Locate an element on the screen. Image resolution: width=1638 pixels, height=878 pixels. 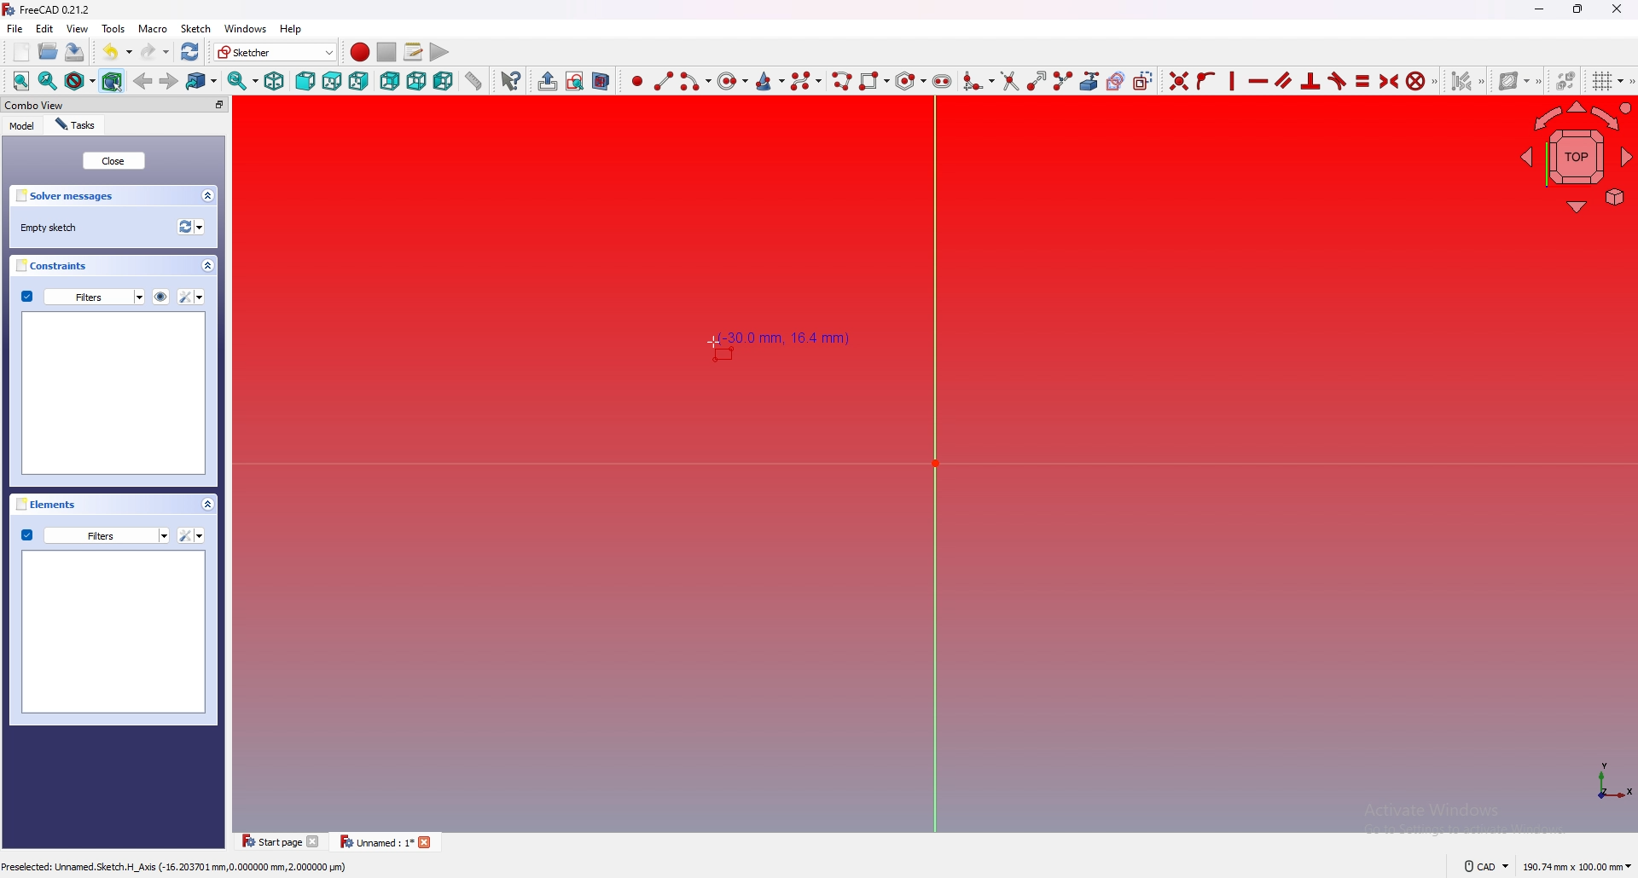
resize is located at coordinates (1578, 10).